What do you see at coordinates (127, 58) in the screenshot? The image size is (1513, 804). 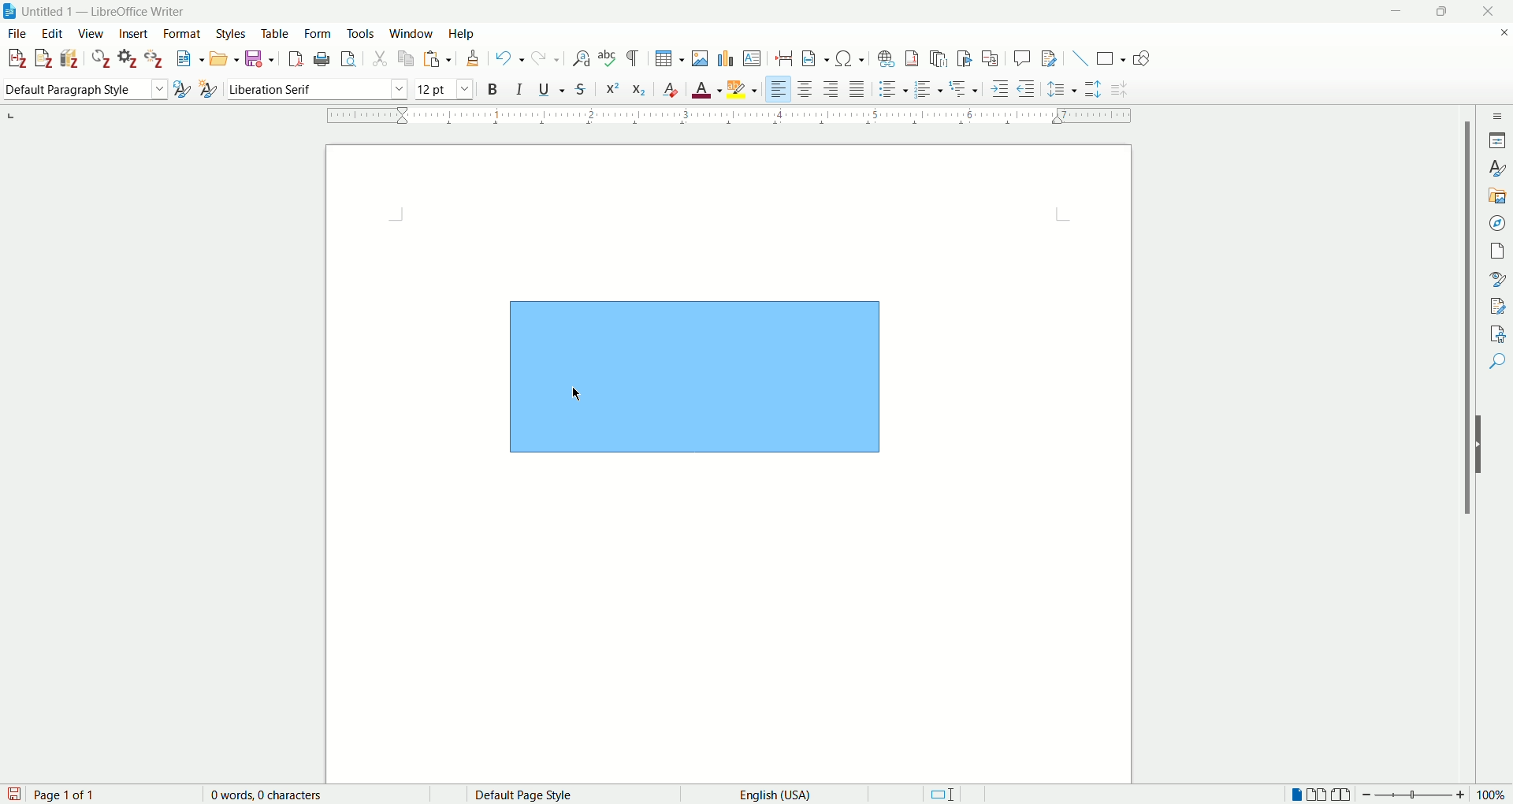 I see `document preferences` at bounding box center [127, 58].